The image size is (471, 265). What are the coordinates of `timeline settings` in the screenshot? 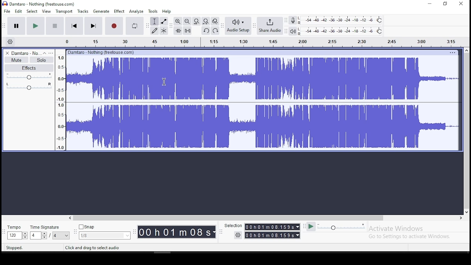 It's located at (10, 41).